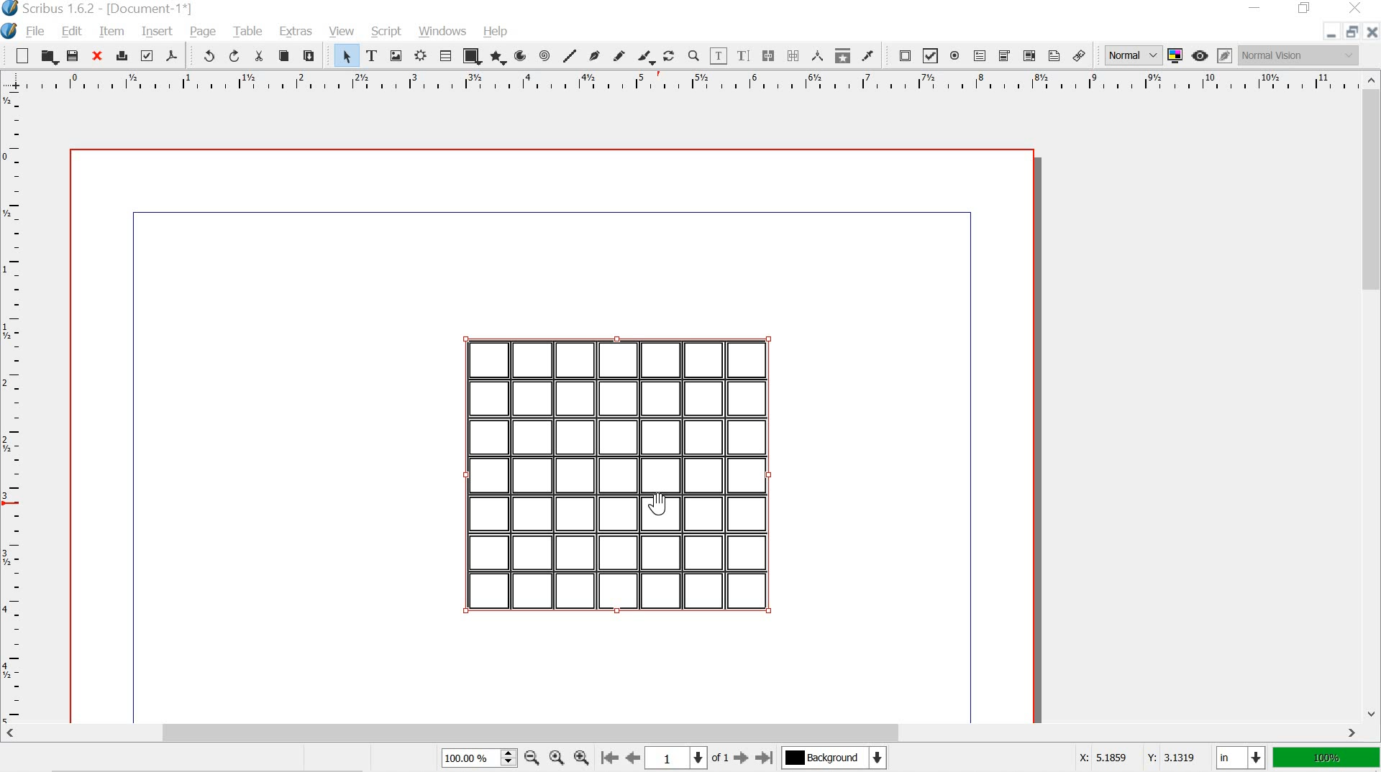 The image size is (1381, 772). What do you see at coordinates (1224, 54) in the screenshot?
I see `edit in preview mode` at bounding box center [1224, 54].